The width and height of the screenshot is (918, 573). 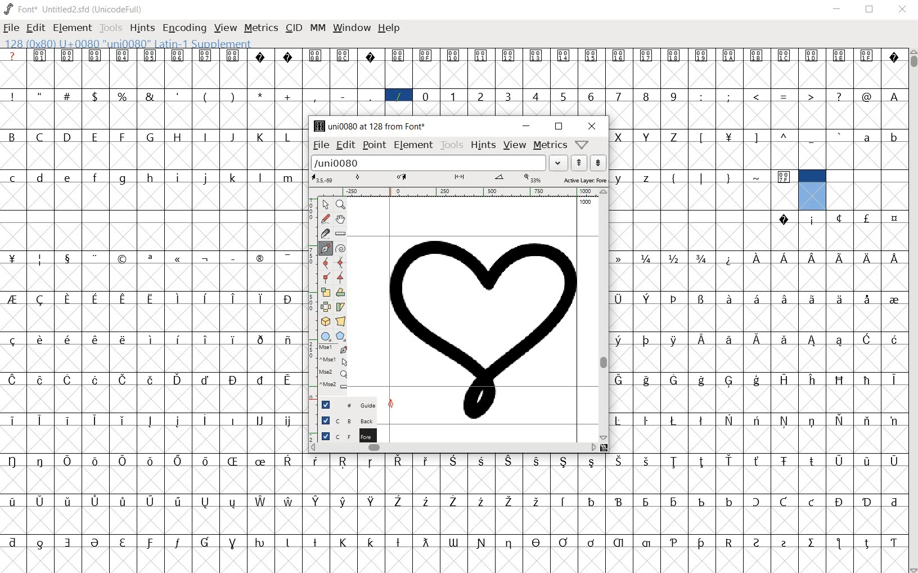 I want to click on glyph, so click(x=755, y=502).